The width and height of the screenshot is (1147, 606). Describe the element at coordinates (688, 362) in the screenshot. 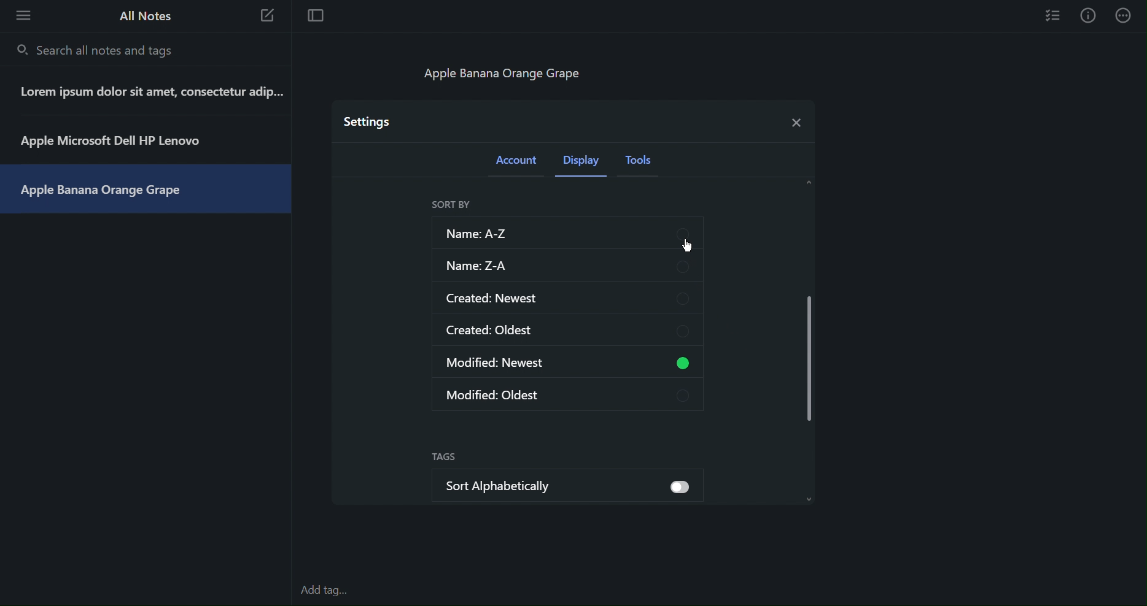

I see `button` at that location.